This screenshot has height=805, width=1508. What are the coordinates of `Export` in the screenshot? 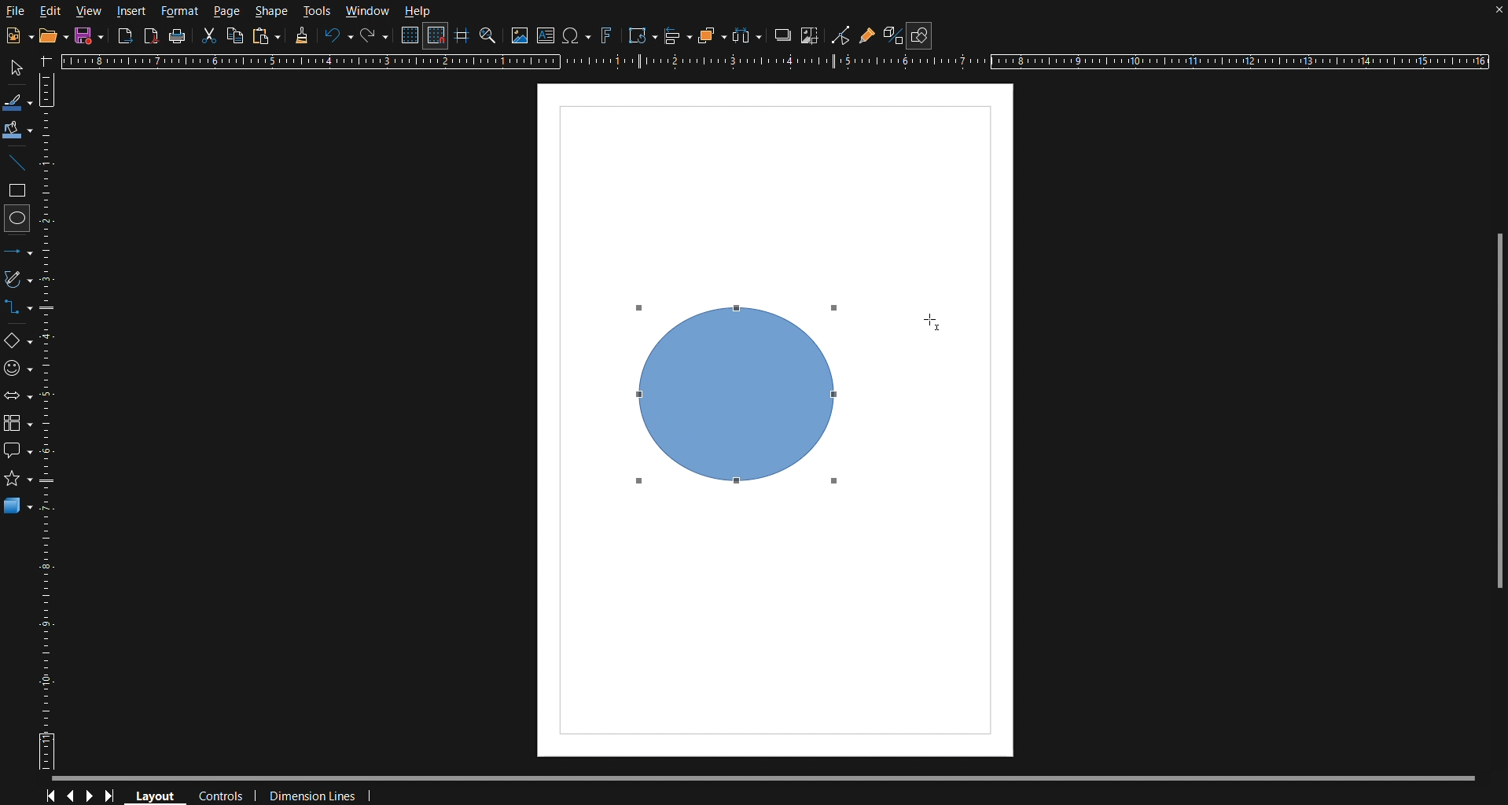 It's located at (125, 36).